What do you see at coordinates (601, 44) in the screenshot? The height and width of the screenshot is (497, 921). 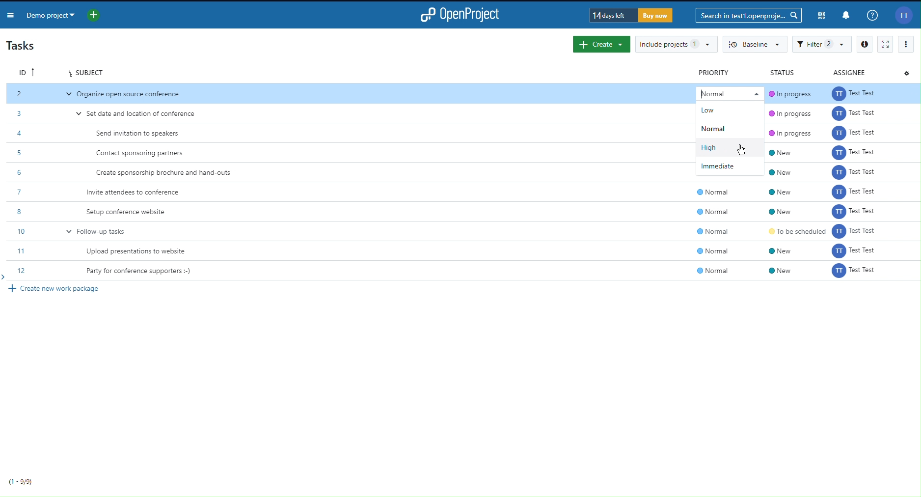 I see `Create` at bounding box center [601, 44].